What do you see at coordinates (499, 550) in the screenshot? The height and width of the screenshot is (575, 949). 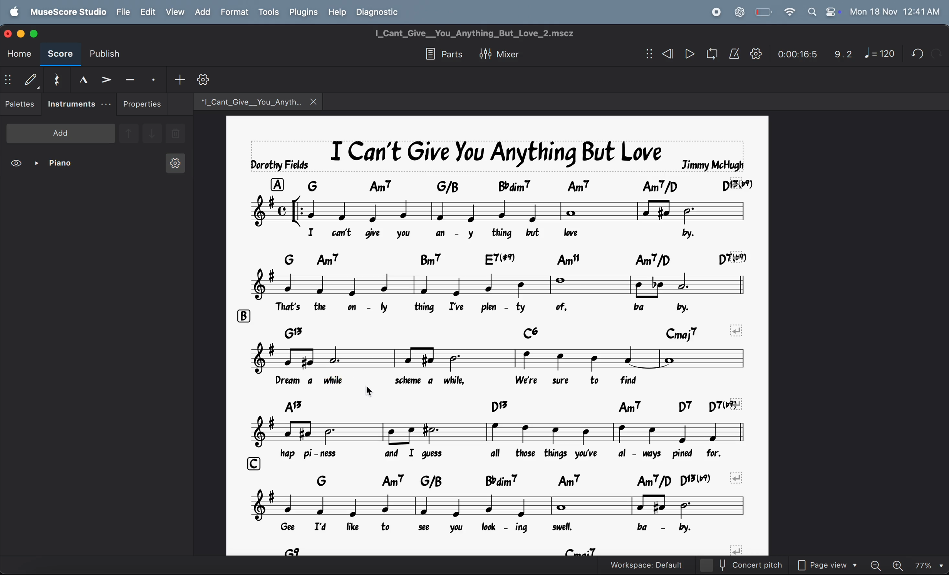 I see `chord symbols` at bounding box center [499, 550].